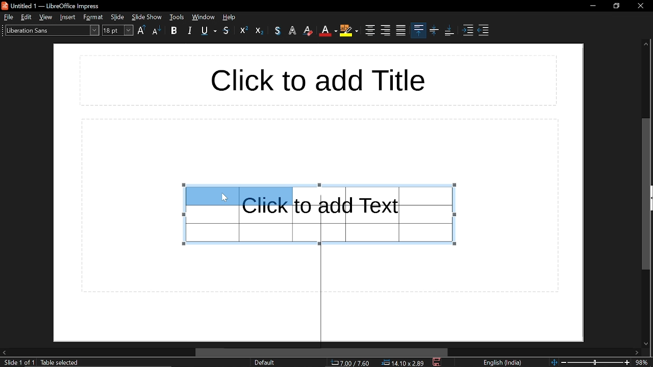 The height and width of the screenshot is (367, 653). What do you see at coordinates (27, 17) in the screenshot?
I see `edit` at bounding box center [27, 17].